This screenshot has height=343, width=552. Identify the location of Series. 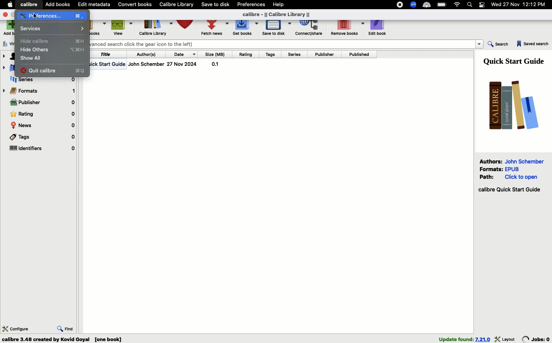
(295, 54).